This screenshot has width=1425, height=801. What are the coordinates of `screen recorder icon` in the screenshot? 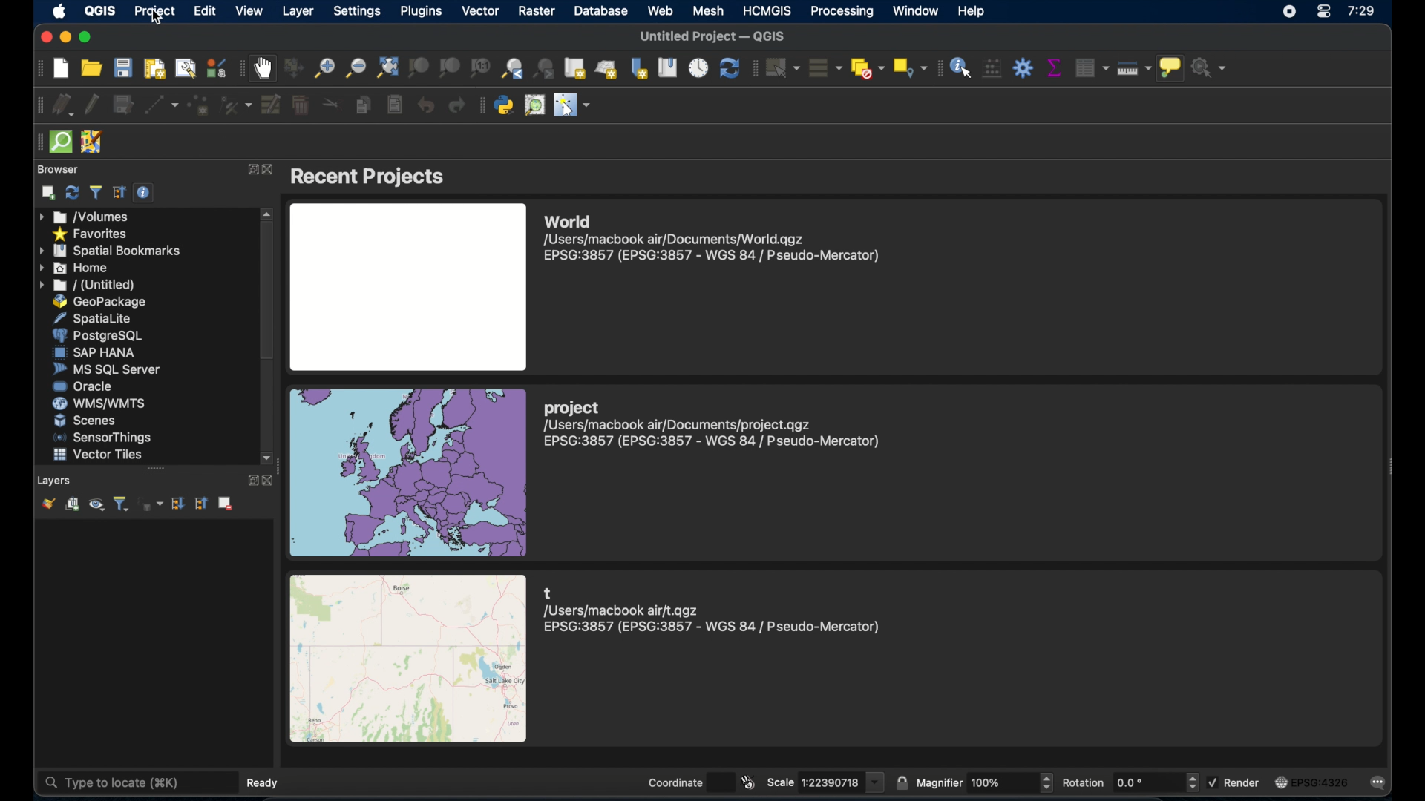 It's located at (1289, 11).